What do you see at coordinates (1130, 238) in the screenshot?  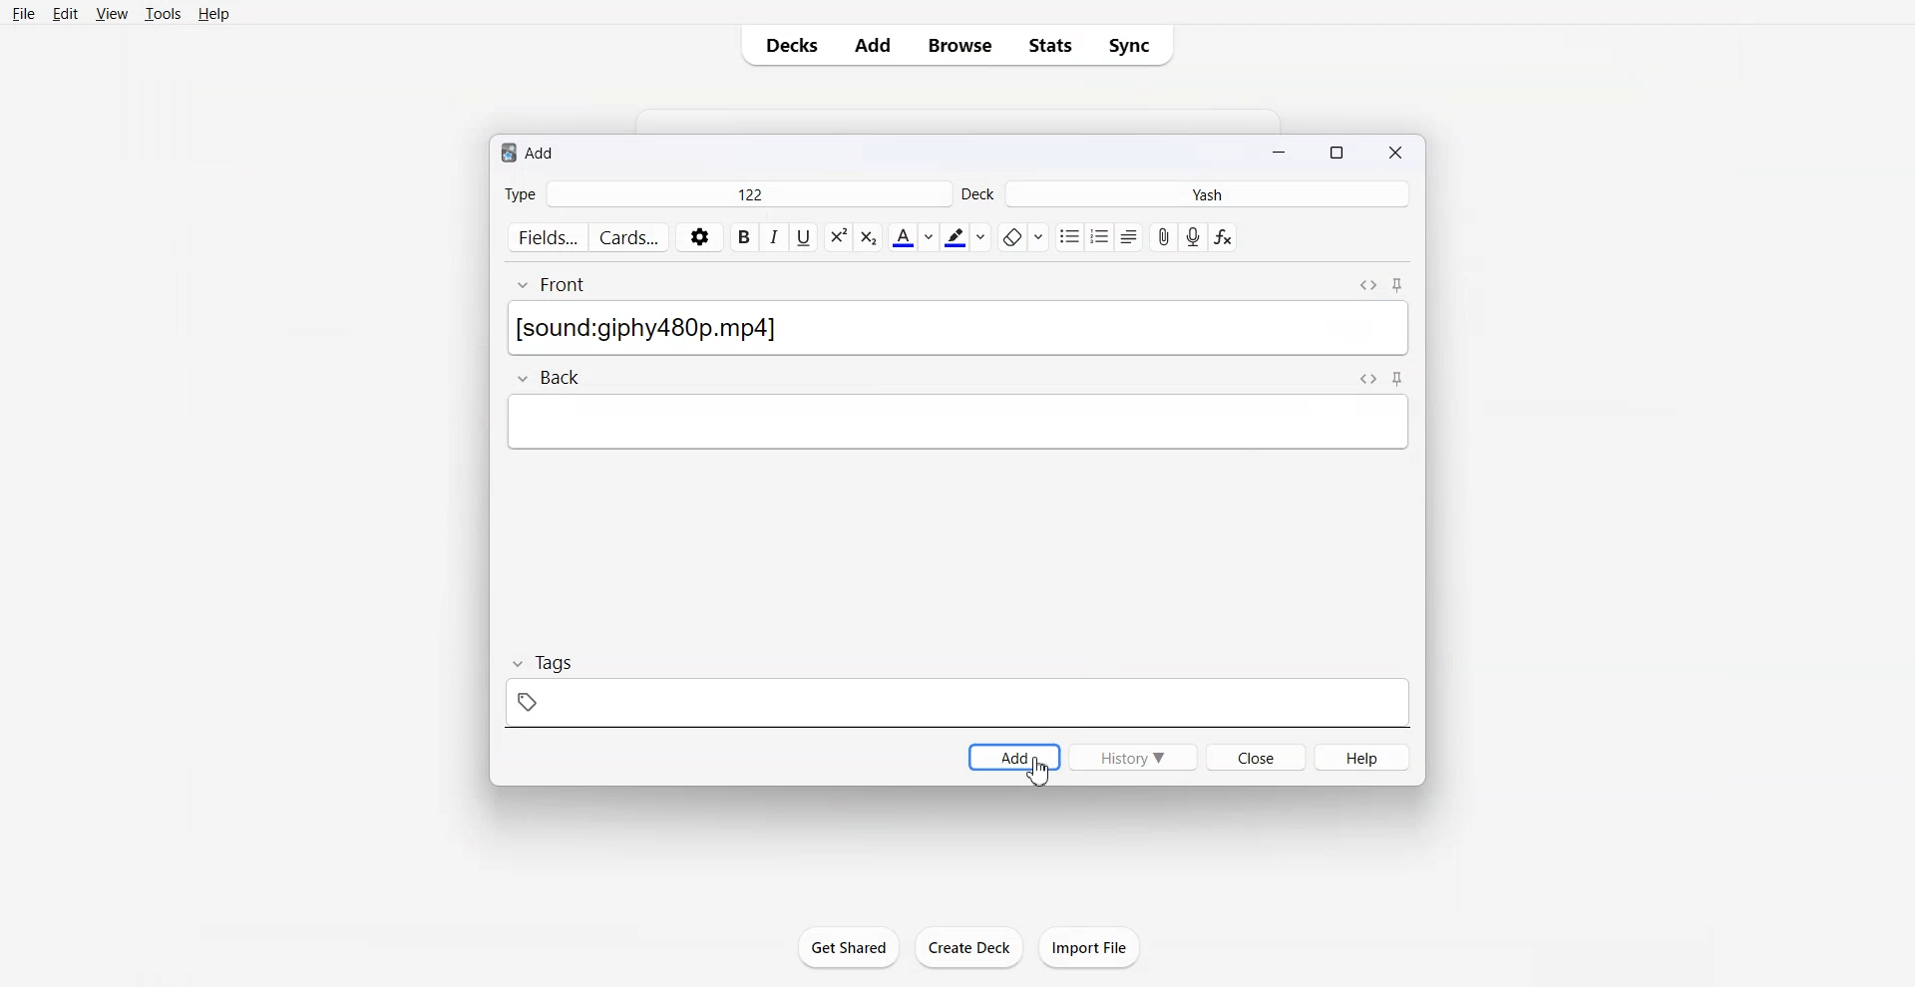 I see `Alignment` at bounding box center [1130, 238].